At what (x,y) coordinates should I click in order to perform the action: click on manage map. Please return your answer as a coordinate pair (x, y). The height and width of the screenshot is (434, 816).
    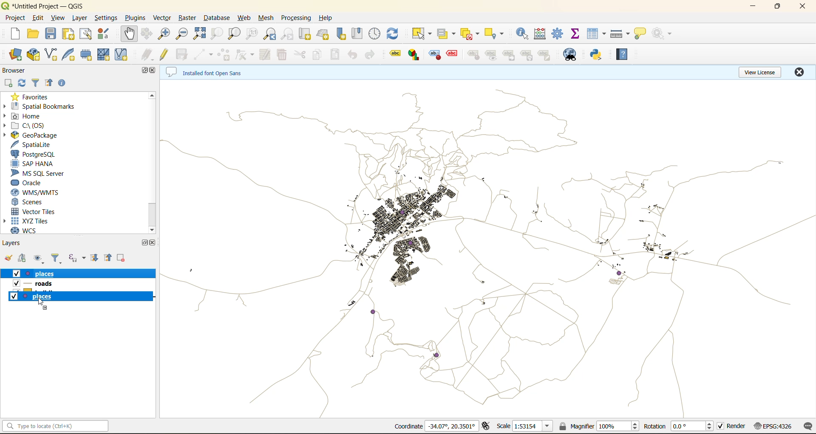
    Looking at the image, I should click on (40, 258).